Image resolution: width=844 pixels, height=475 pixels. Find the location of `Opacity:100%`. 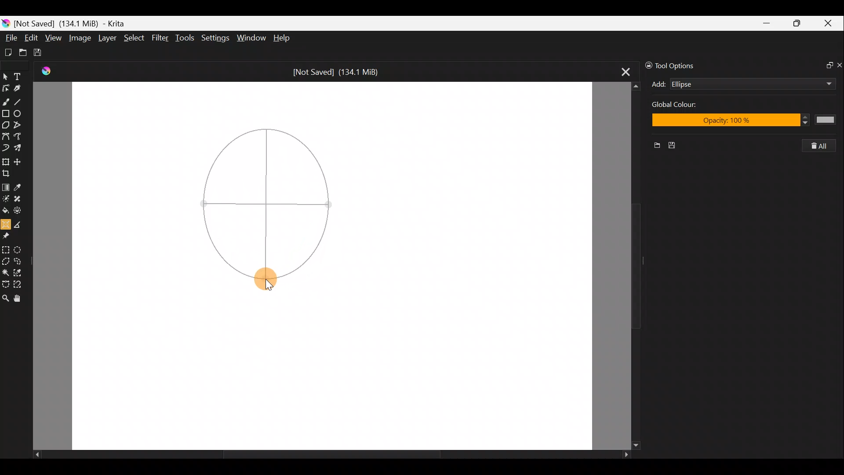

Opacity:100% is located at coordinates (745, 121).